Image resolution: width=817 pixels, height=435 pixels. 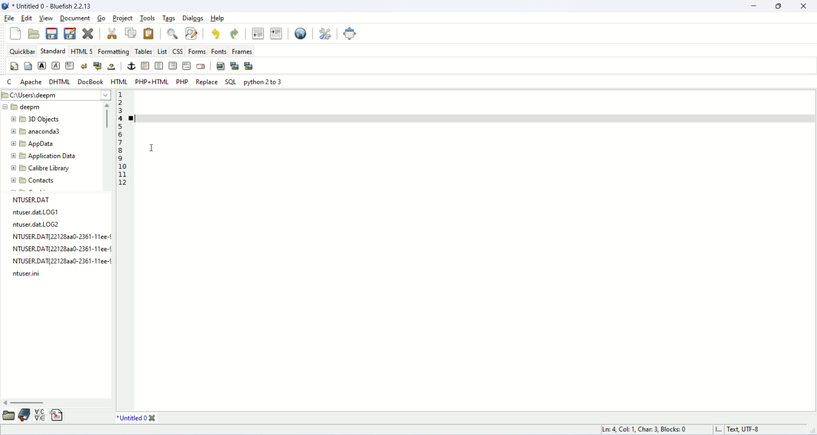 What do you see at coordinates (214, 33) in the screenshot?
I see `undo` at bounding box center [214, 33].